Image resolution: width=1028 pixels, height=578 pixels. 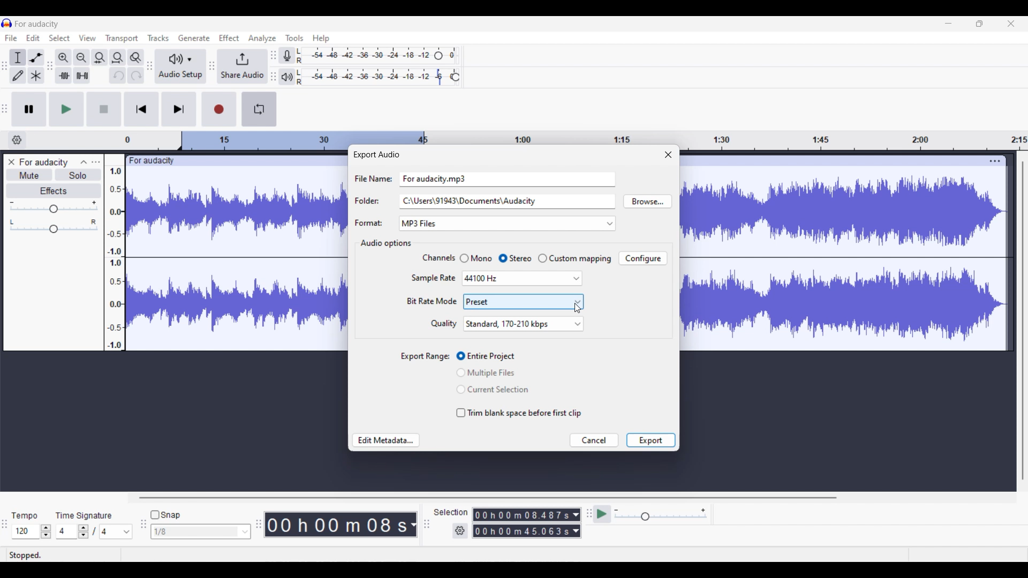 What do you see at coordinates (259, 109) in the screenshot?
I see `Enable looping` at bounding box center [259, 109].